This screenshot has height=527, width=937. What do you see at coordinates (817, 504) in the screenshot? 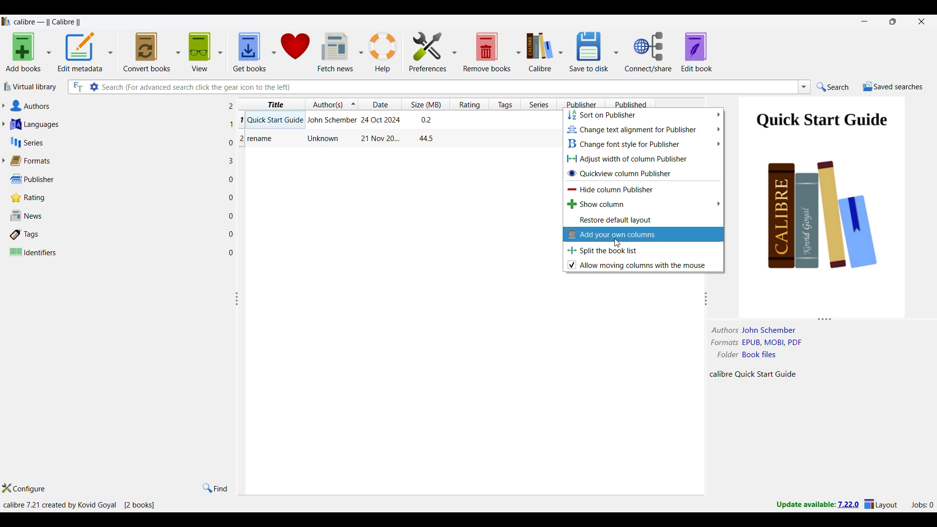
I see `New version update notifcation` at bounding box center [817, 504].